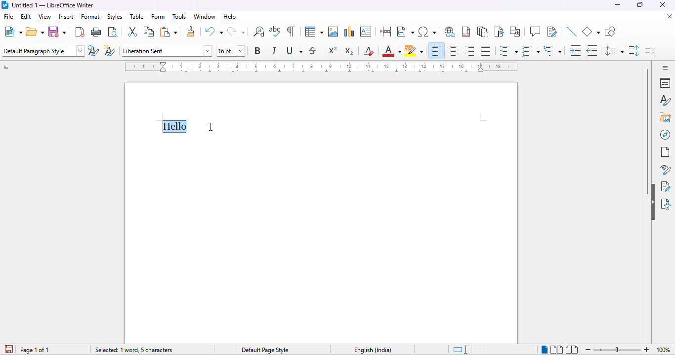 The height and width of the screenshot is (355, 675). Describe the element at coordinates (237, 32) in the screenshot. I see `redo` at that location.